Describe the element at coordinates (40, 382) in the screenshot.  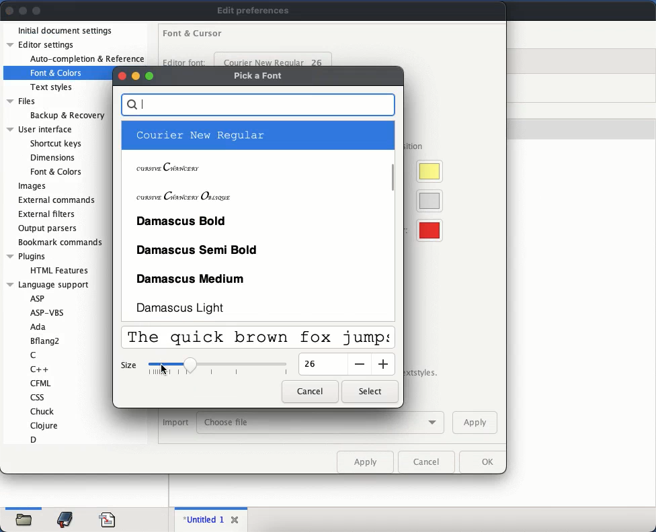
I see `CFML` at that location.